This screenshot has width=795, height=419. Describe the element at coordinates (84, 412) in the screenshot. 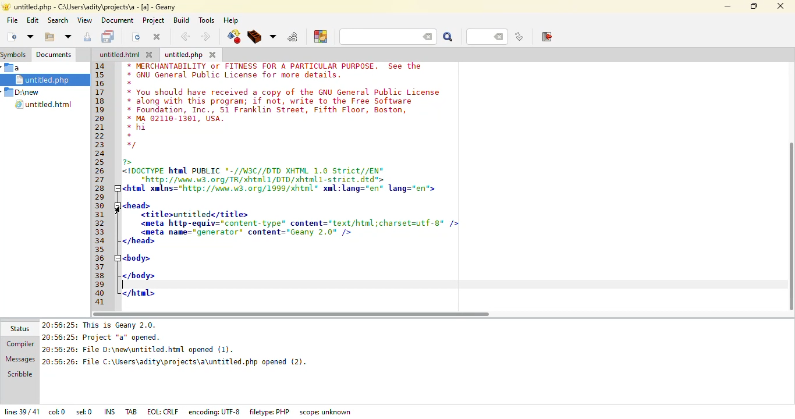

I see `sel: 0` at that location.